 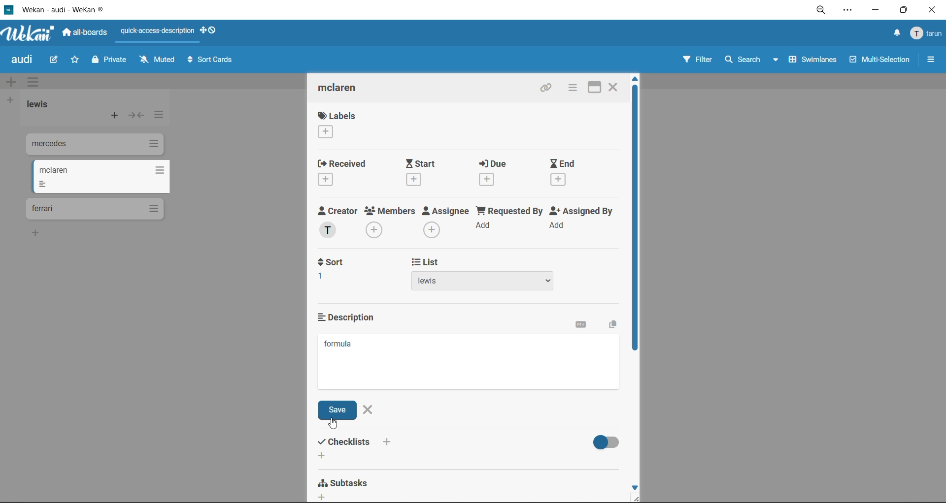 What do you see at coordinates (332, 424) in the screenshot?
I see `text cursor` at bounding box center [332, 424].